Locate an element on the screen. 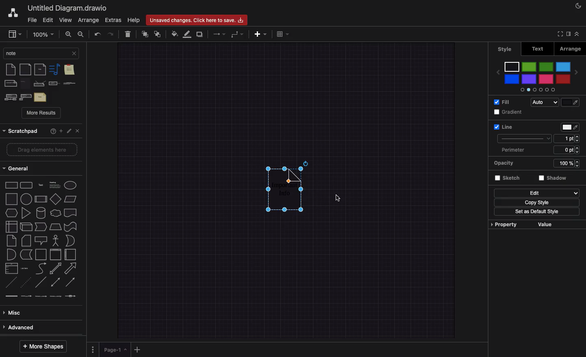 This screenshot has height=357, width=586. actor is located at coordinates (55, 240).